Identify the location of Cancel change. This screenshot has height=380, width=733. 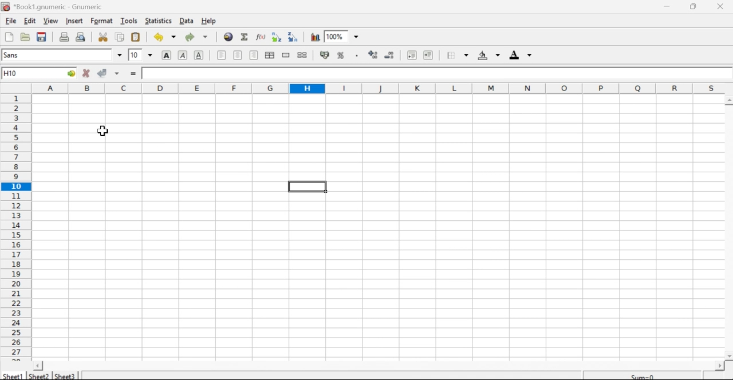
(86, 74).